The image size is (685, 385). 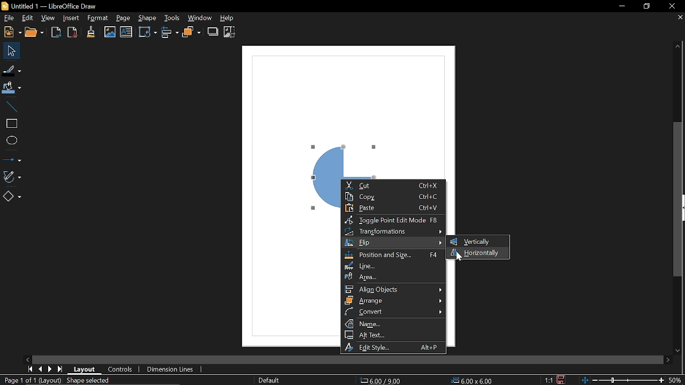 What do you see at coordinates (121, 18) in the screenshot?
I see `Page` at bounding box center [121, 18].